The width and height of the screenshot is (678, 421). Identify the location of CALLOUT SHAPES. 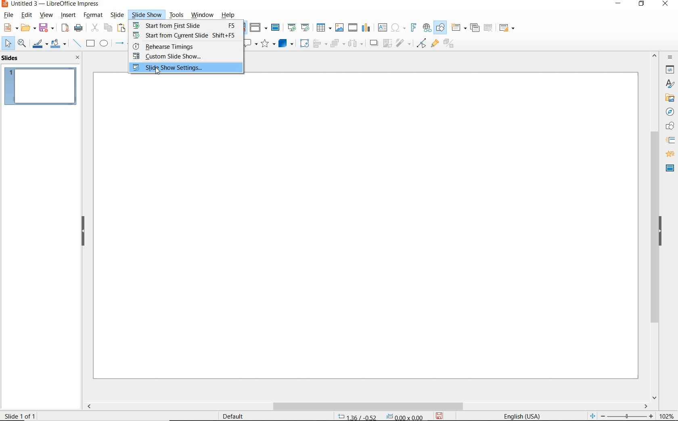
(251, 44).